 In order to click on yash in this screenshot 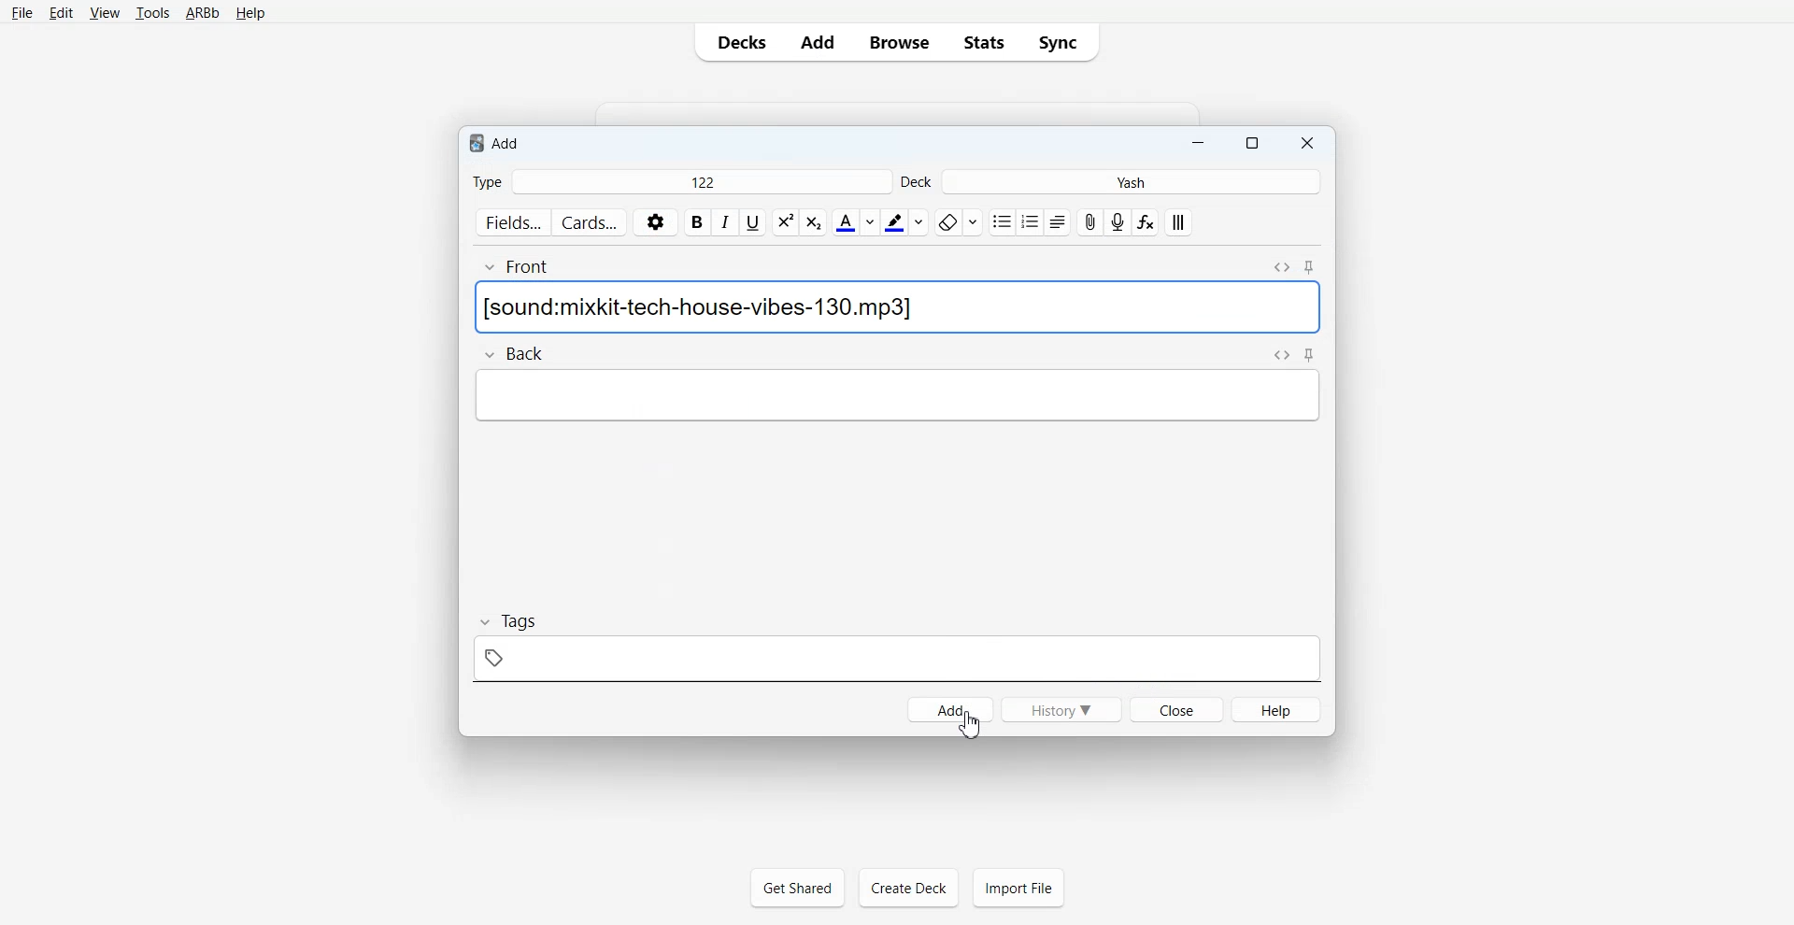, I will do `click(1152, 179)`.